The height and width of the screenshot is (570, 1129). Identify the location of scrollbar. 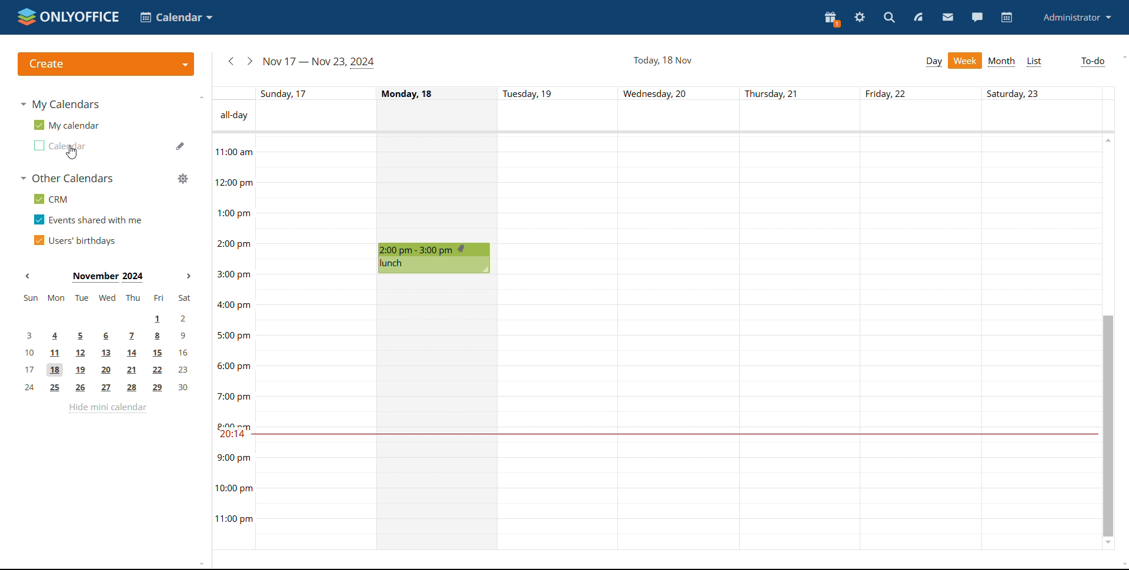
(1107, 426).